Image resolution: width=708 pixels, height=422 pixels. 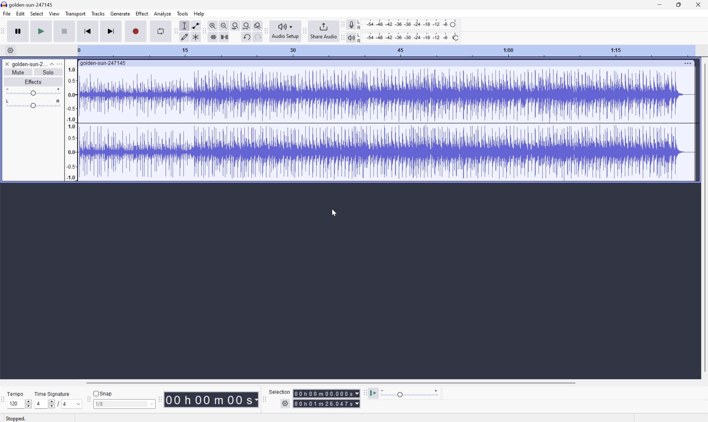 I want to click on Fit project to width, so click(x=247, y=26).